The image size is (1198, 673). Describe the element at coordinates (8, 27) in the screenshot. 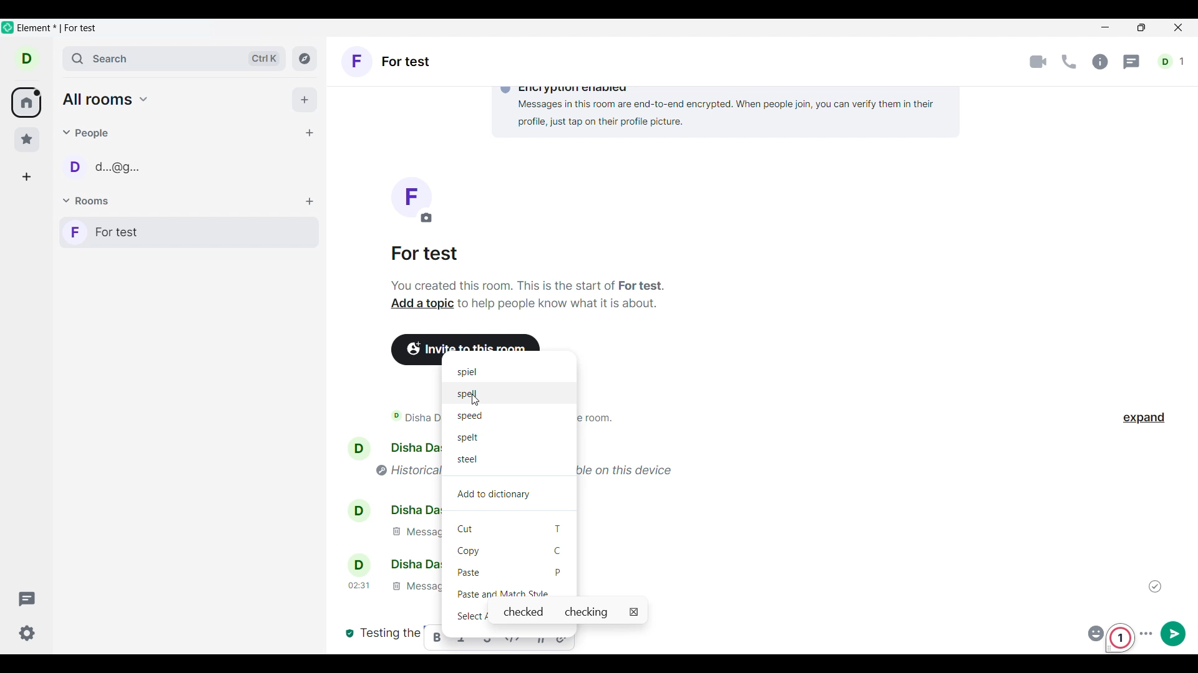

I see `Software logo` at that location.